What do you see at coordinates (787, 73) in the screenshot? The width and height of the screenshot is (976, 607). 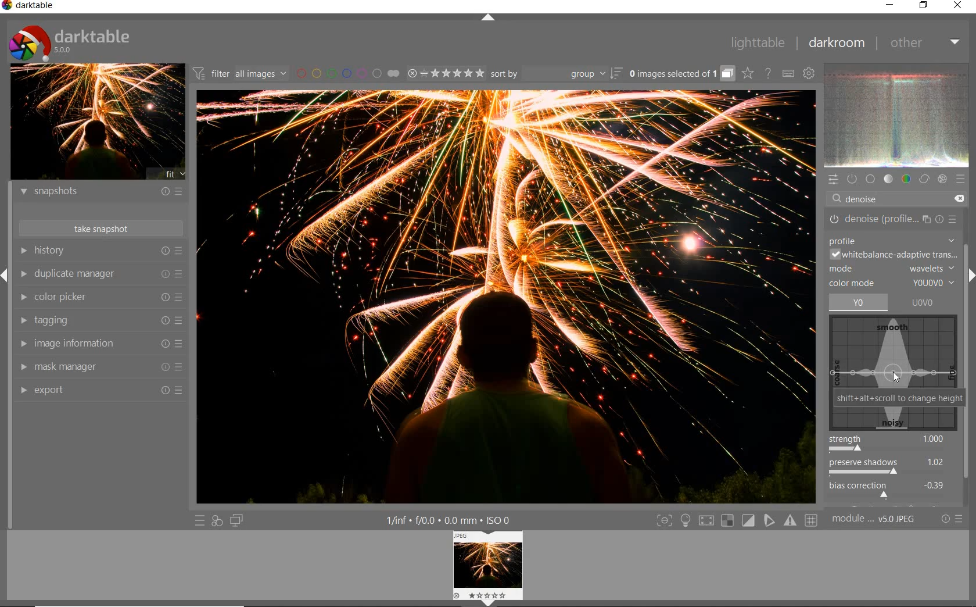 I see `set keyboard shortcuts` at bounding box center [787, 73].